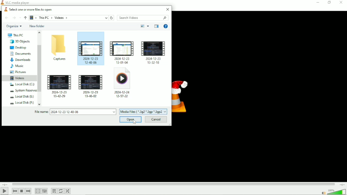 The image size is (347, 195). I want to click on Toggle the video in fullscreen, so click(37, 191).